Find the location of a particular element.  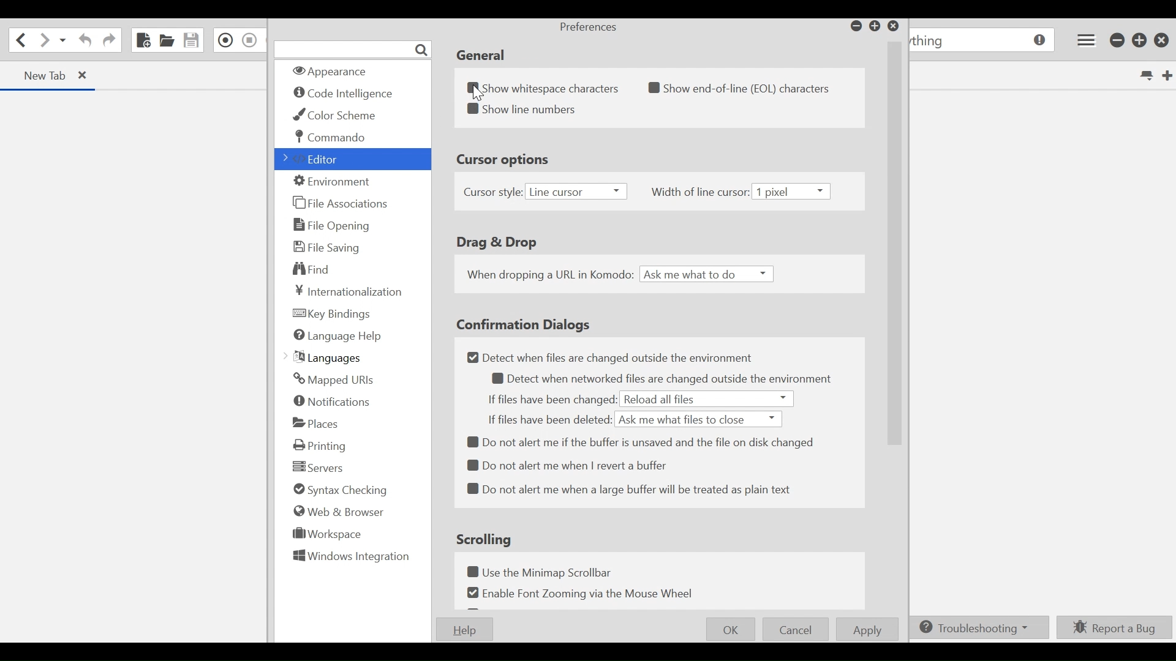

Commando is located at coordinates (330, 138).